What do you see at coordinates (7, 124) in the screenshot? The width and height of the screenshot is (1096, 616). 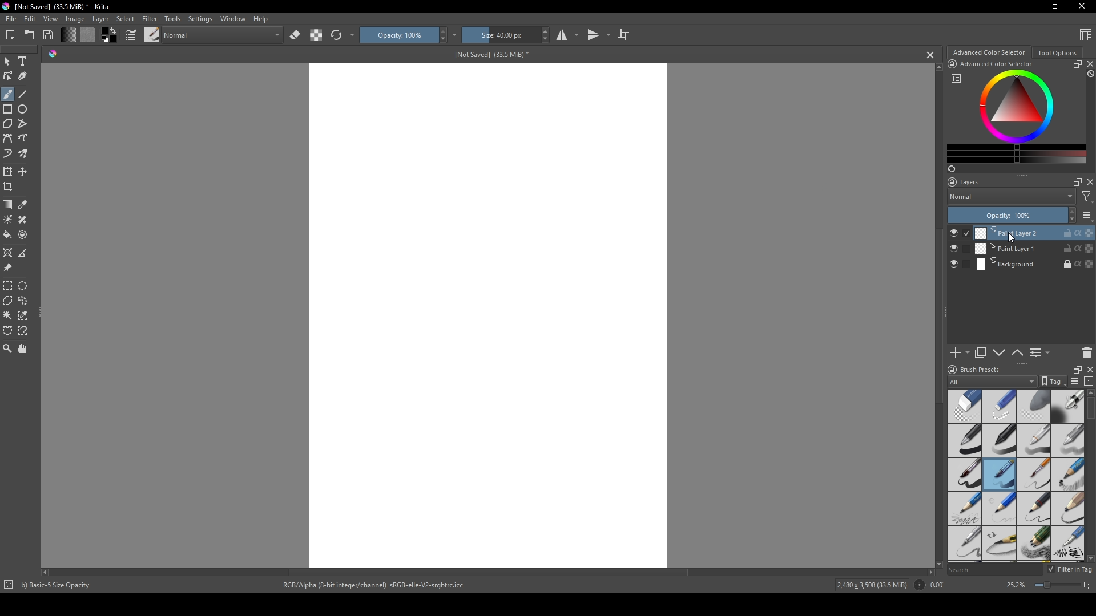 I see `polygon` at bounding box center [7, 124].